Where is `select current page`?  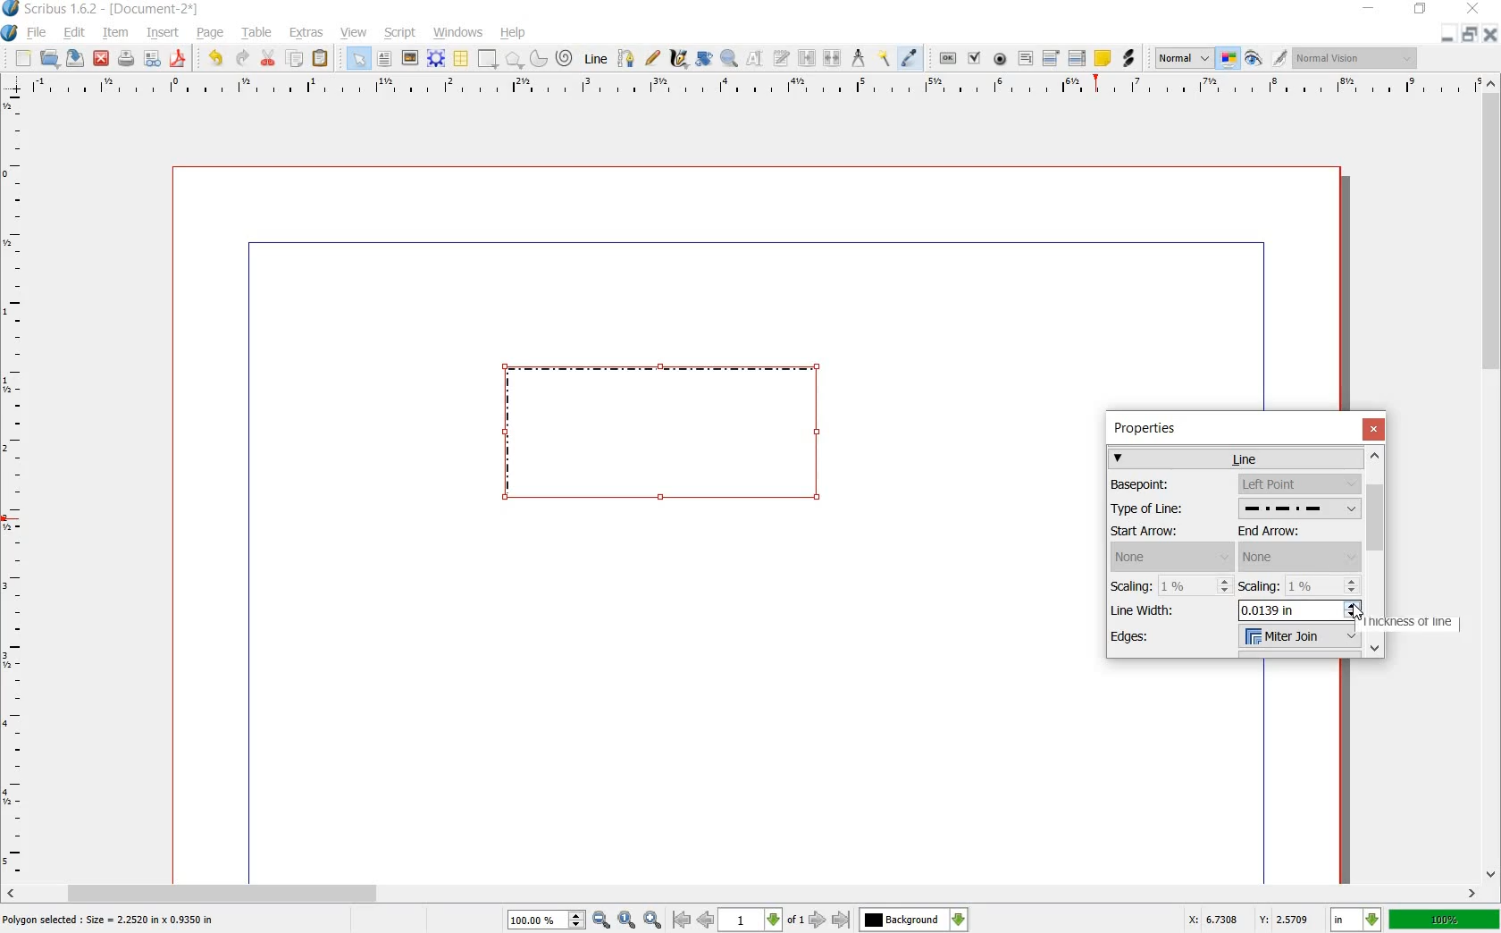 select current page is located at coordinates (761, 920).